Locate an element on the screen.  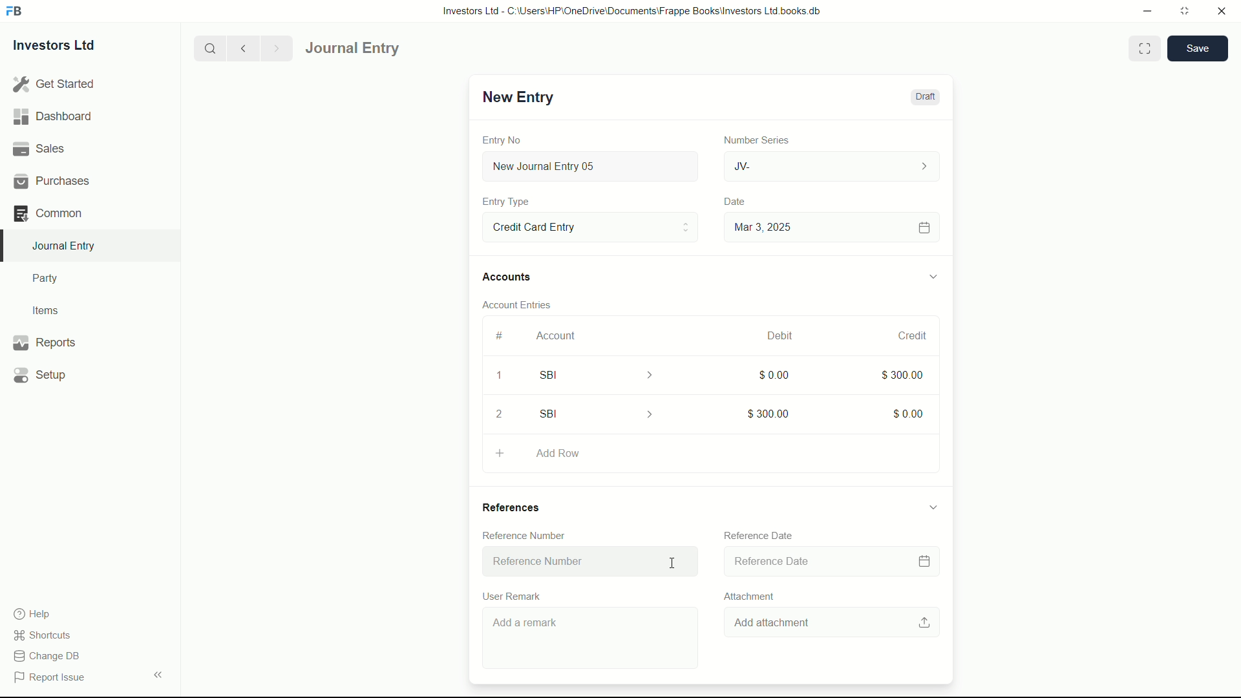
2 is located at coordinates (504, 414).